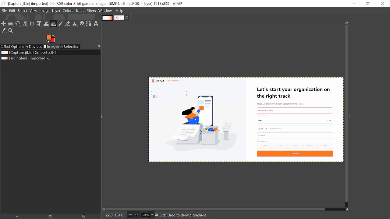 The width and height of the screenshot is (390, 219). I want to click on Edit, so click(12, 11).